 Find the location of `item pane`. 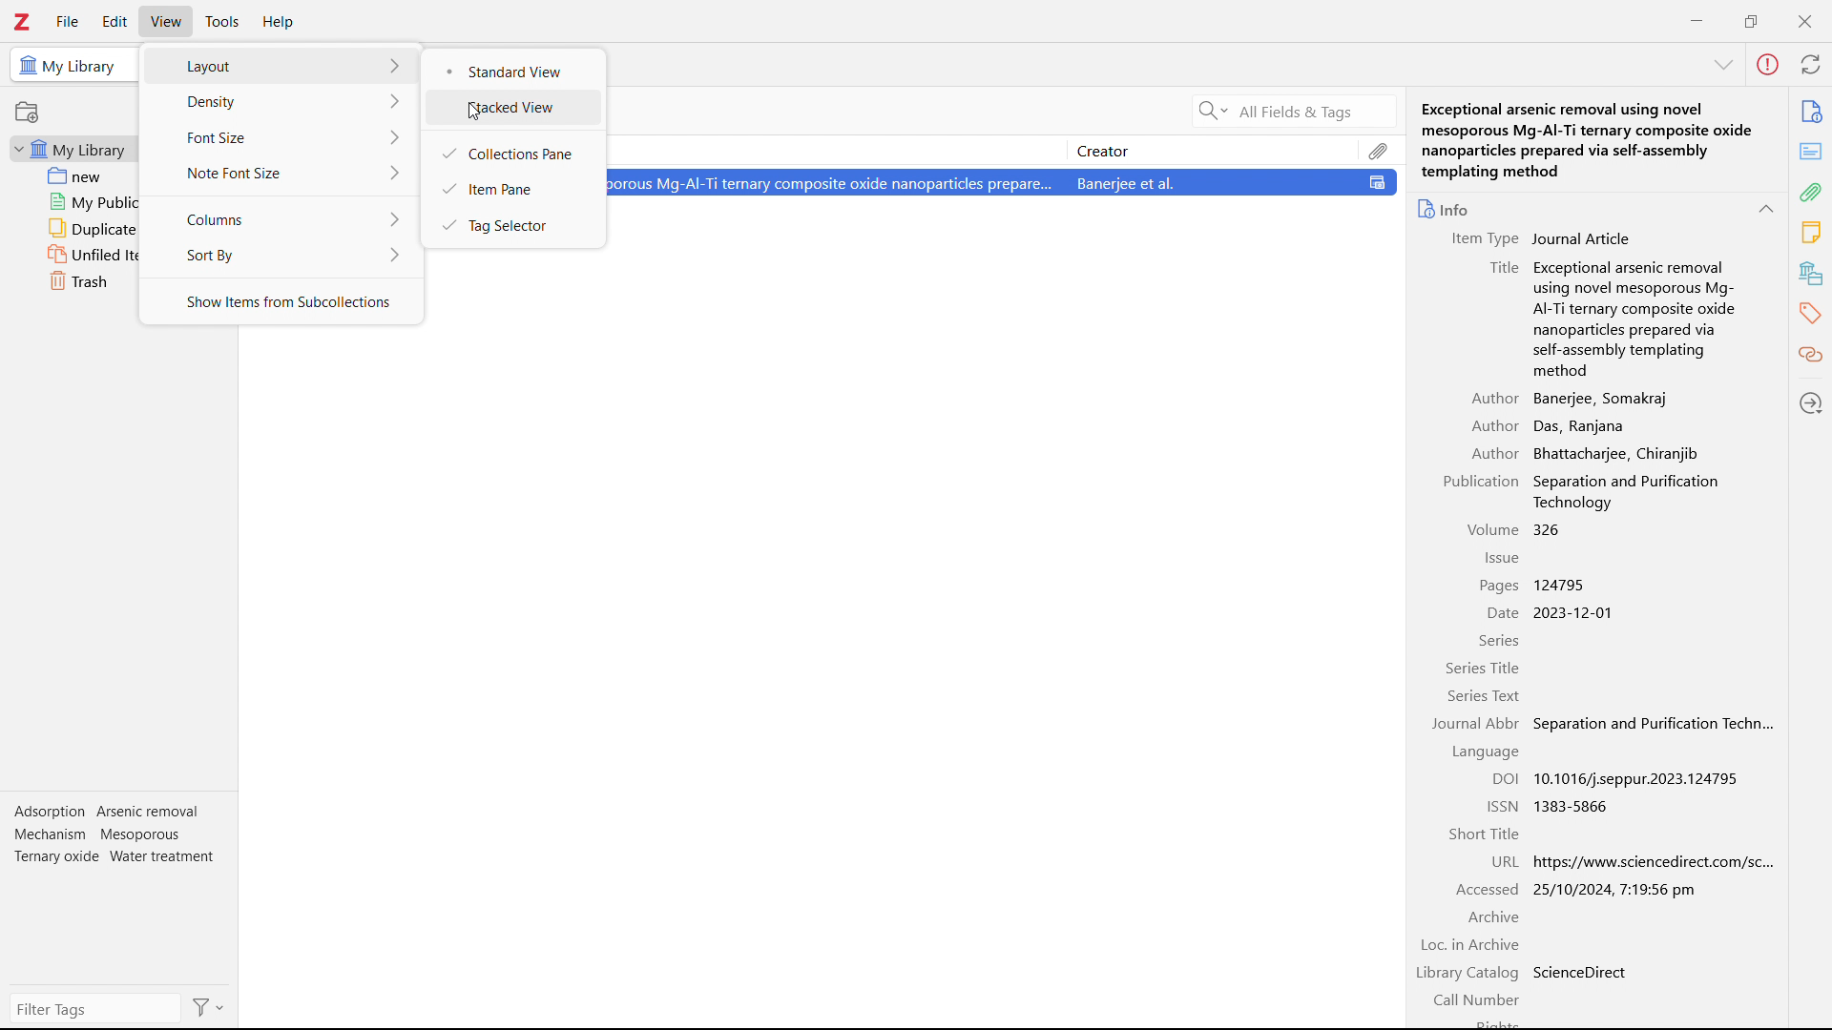

item pane is located at coordinates (511, 188).